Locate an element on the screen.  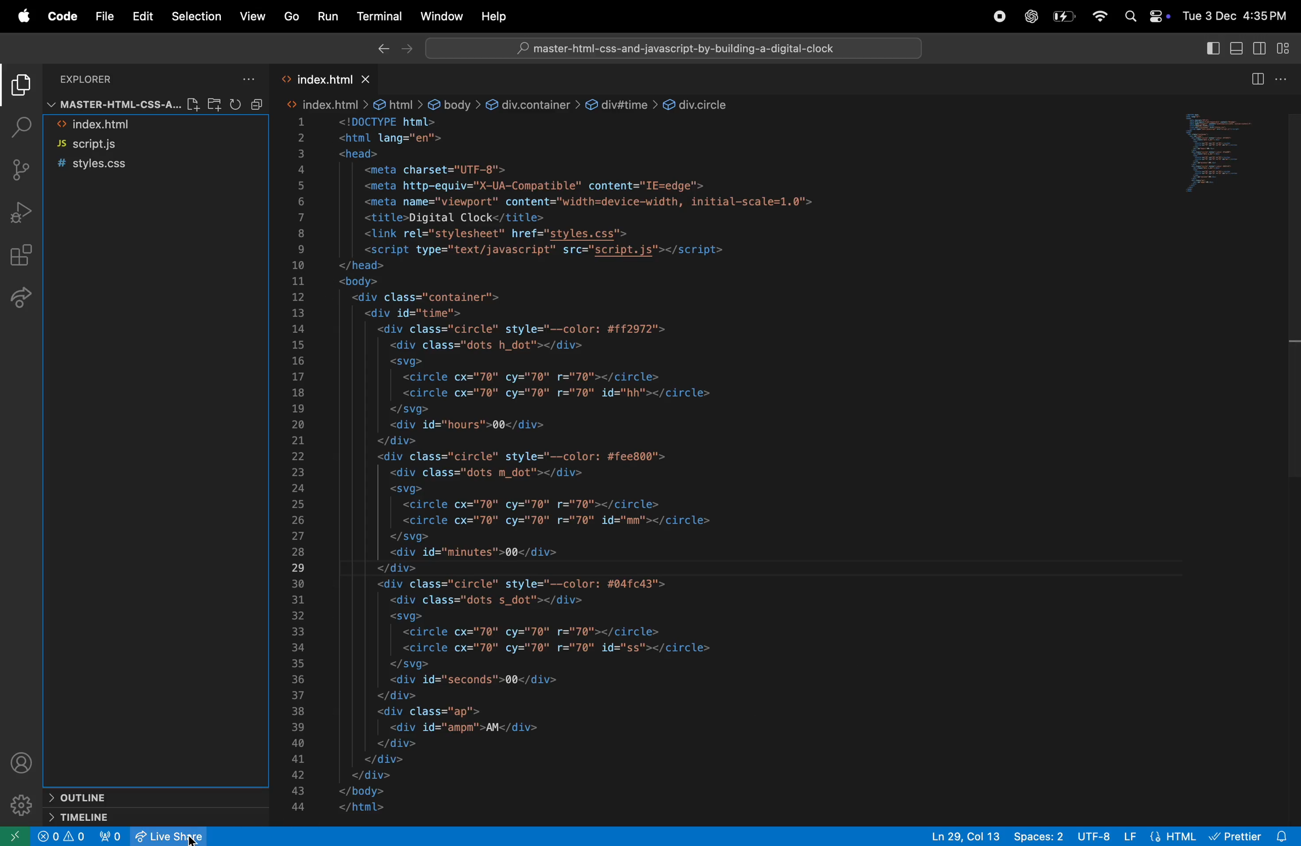
source control is located at coordinates (25, 168).